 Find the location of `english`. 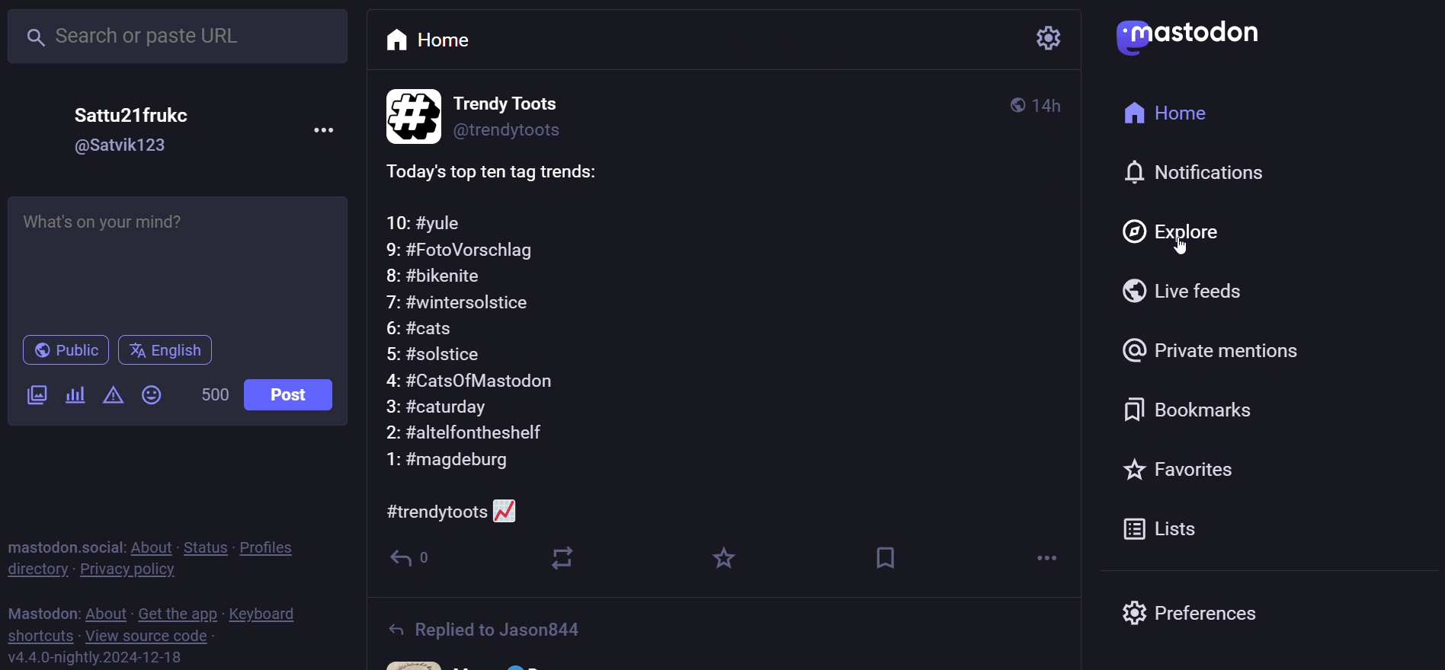

english is located at coordinates (172, 352).